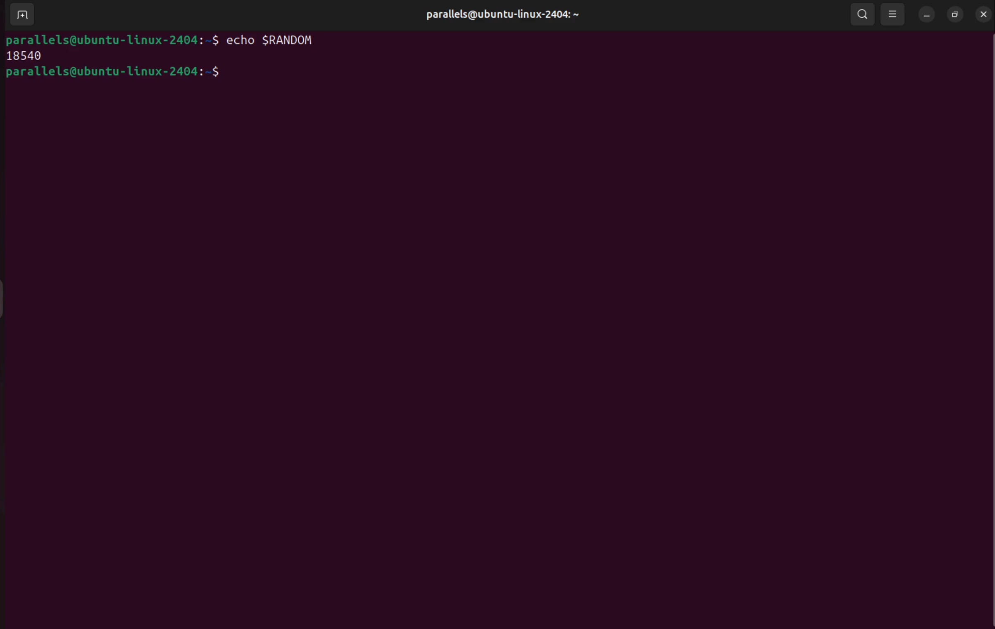  What do you see at coordinates (498, 17) in the screenshot?
I see `user profile` at bounding box center [498, 17].